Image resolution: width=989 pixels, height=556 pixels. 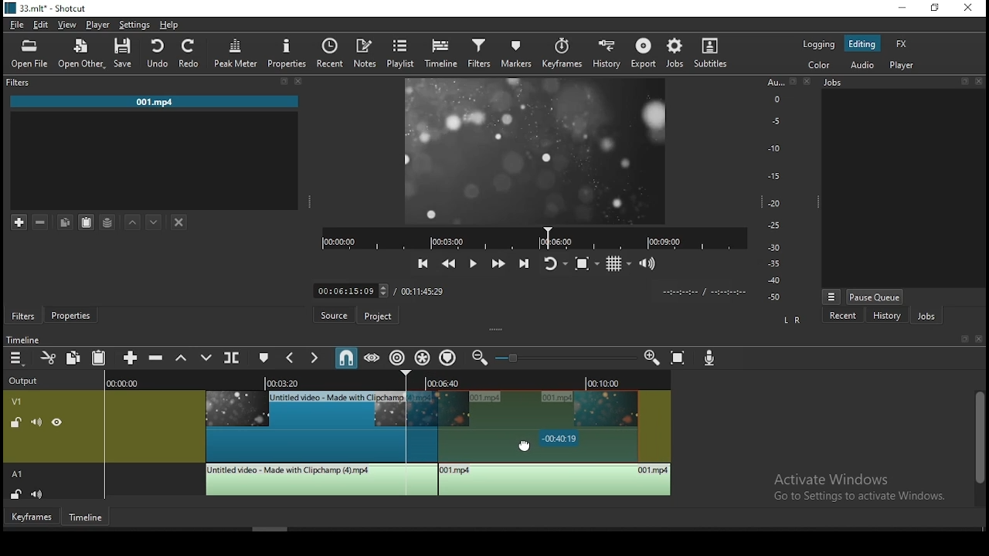 What do you see at coordinates (21, 222) in the screenshot?
I see `add a filter` at bounding box center [21, 222].